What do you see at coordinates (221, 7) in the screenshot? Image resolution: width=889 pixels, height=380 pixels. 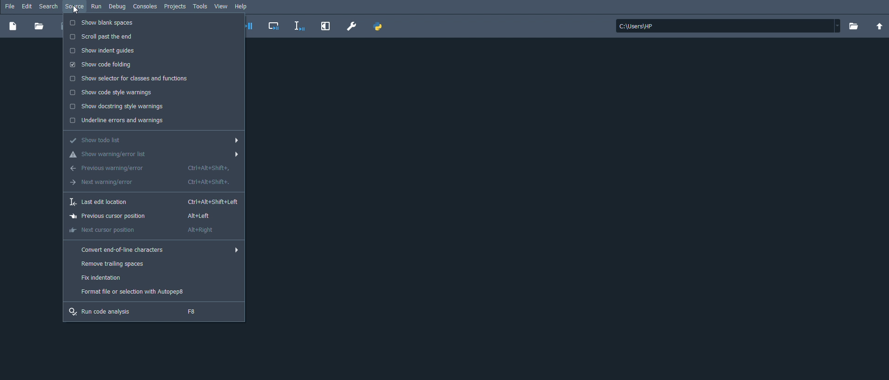 I see `View` at bounding box center [221, 7].